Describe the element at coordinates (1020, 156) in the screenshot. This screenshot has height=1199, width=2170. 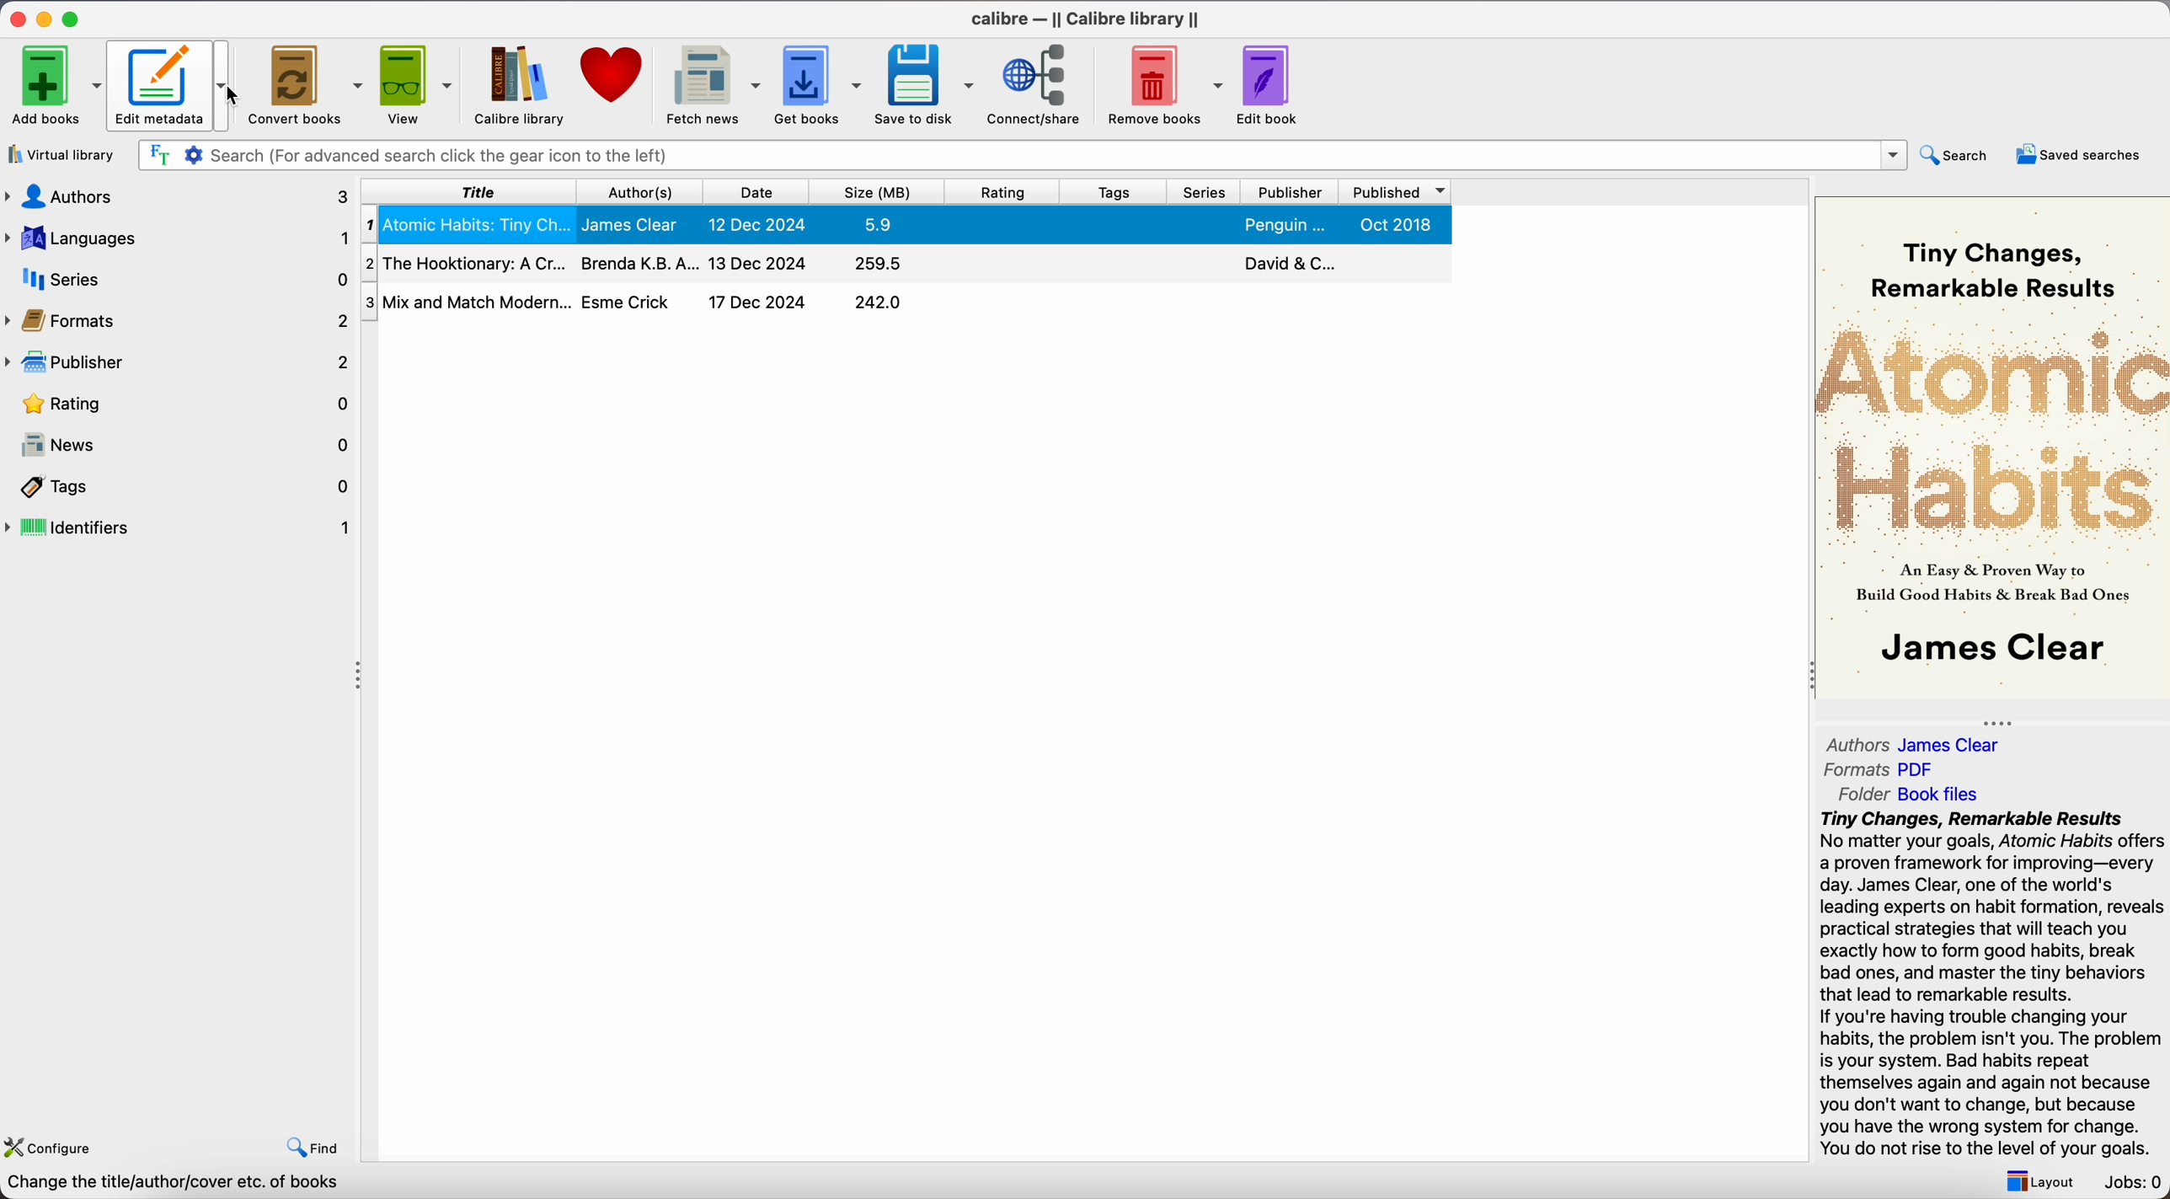
I see `search bar` at that location.